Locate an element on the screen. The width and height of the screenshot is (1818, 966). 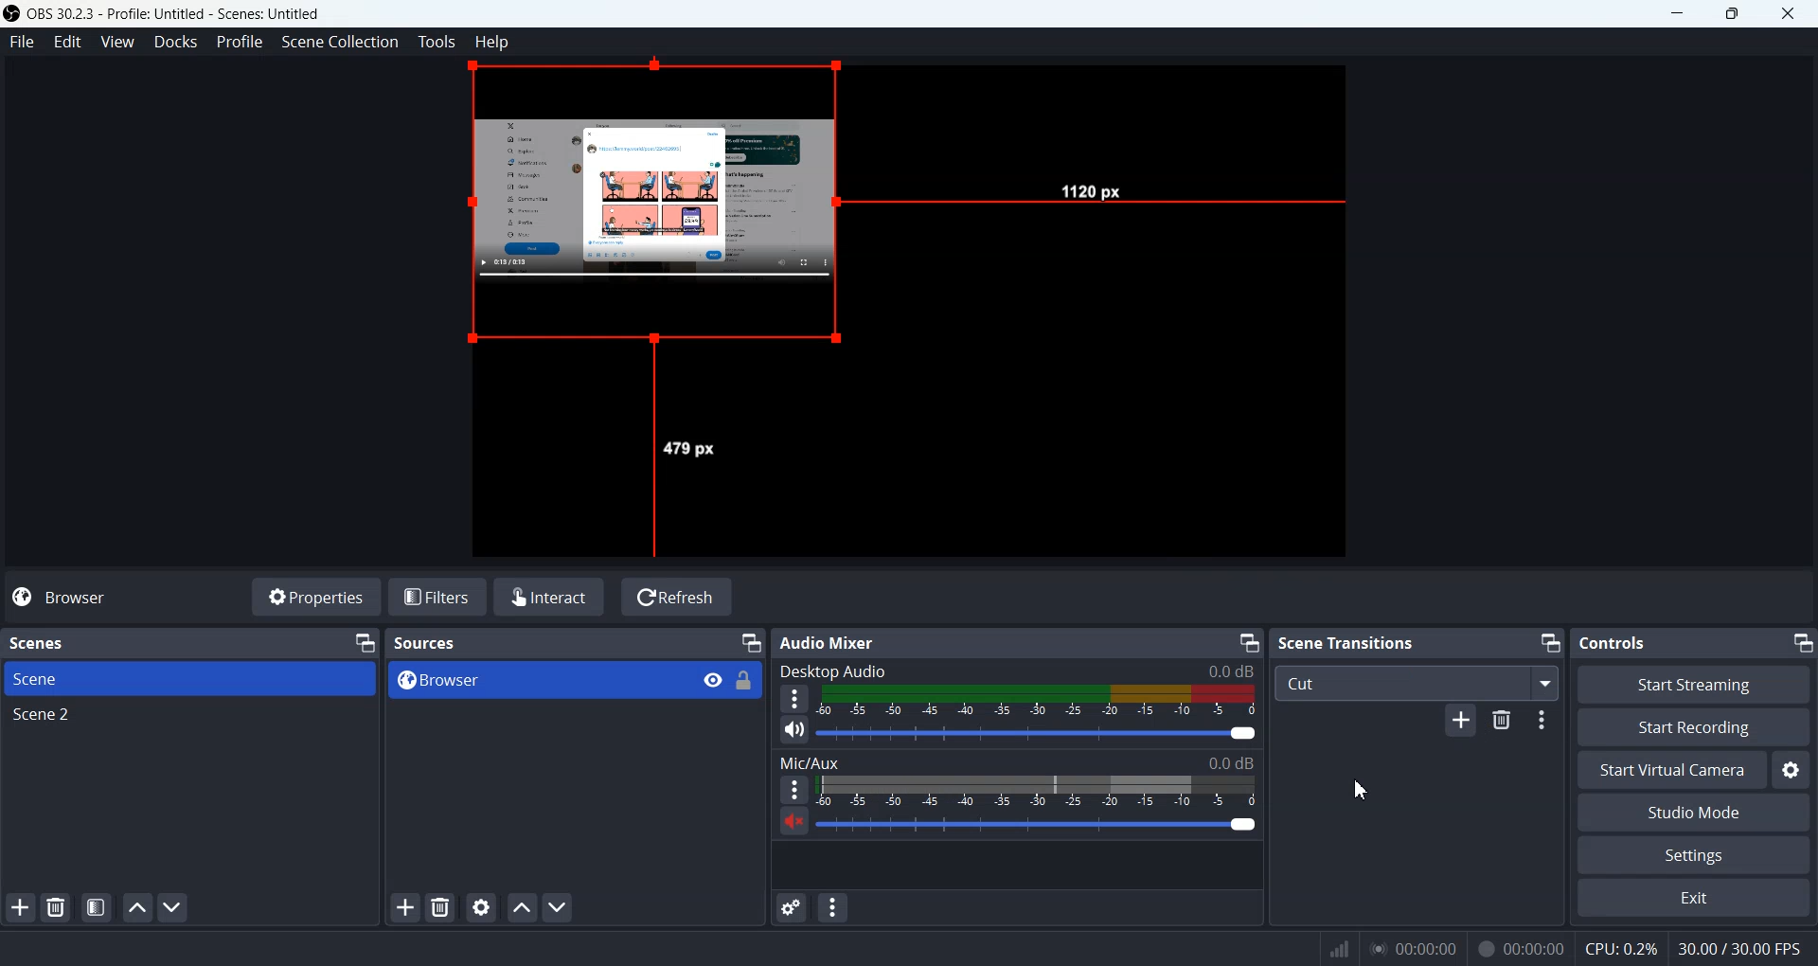
Duration adjuster is located at coordinates (1545, 723).